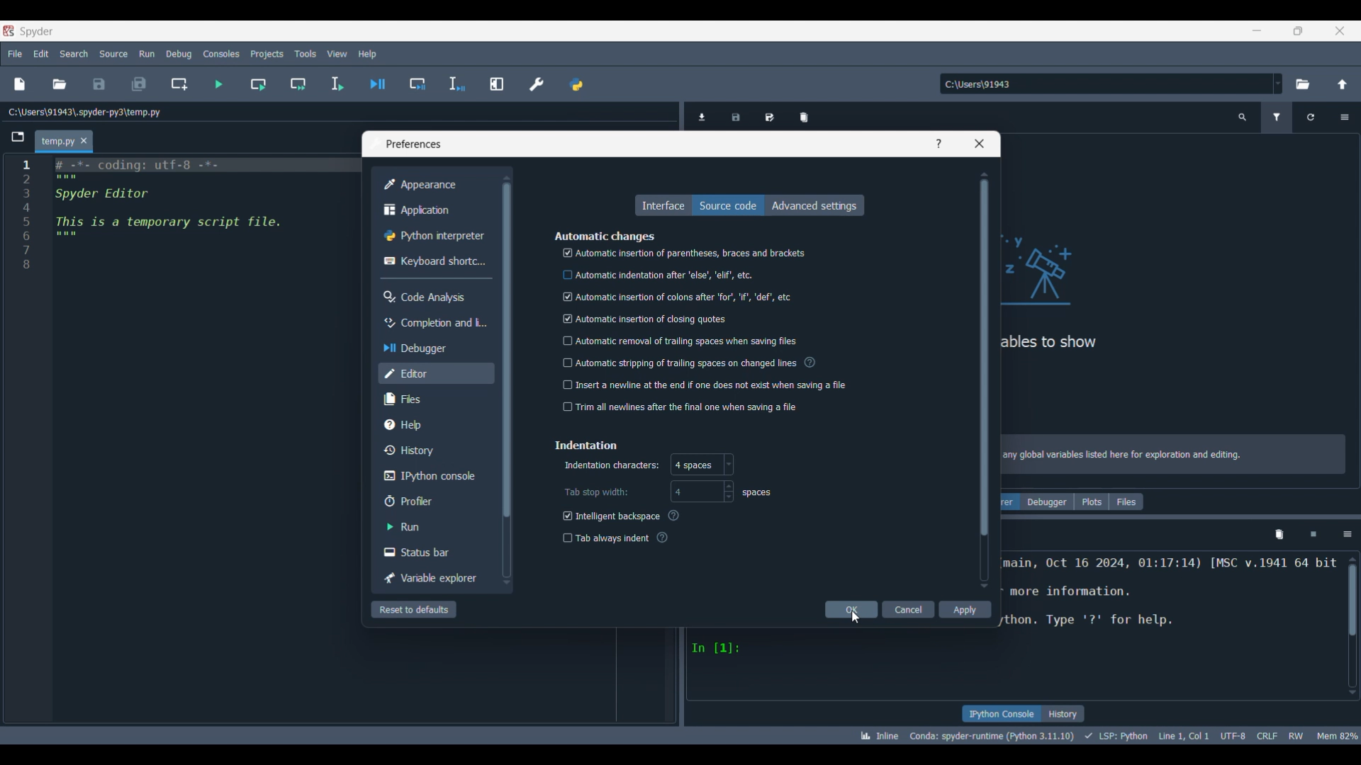 This screenshot has height=765, width=1361. Describe the element at coordinates (437, 399) in the screenshot. I see `Files` at that location.